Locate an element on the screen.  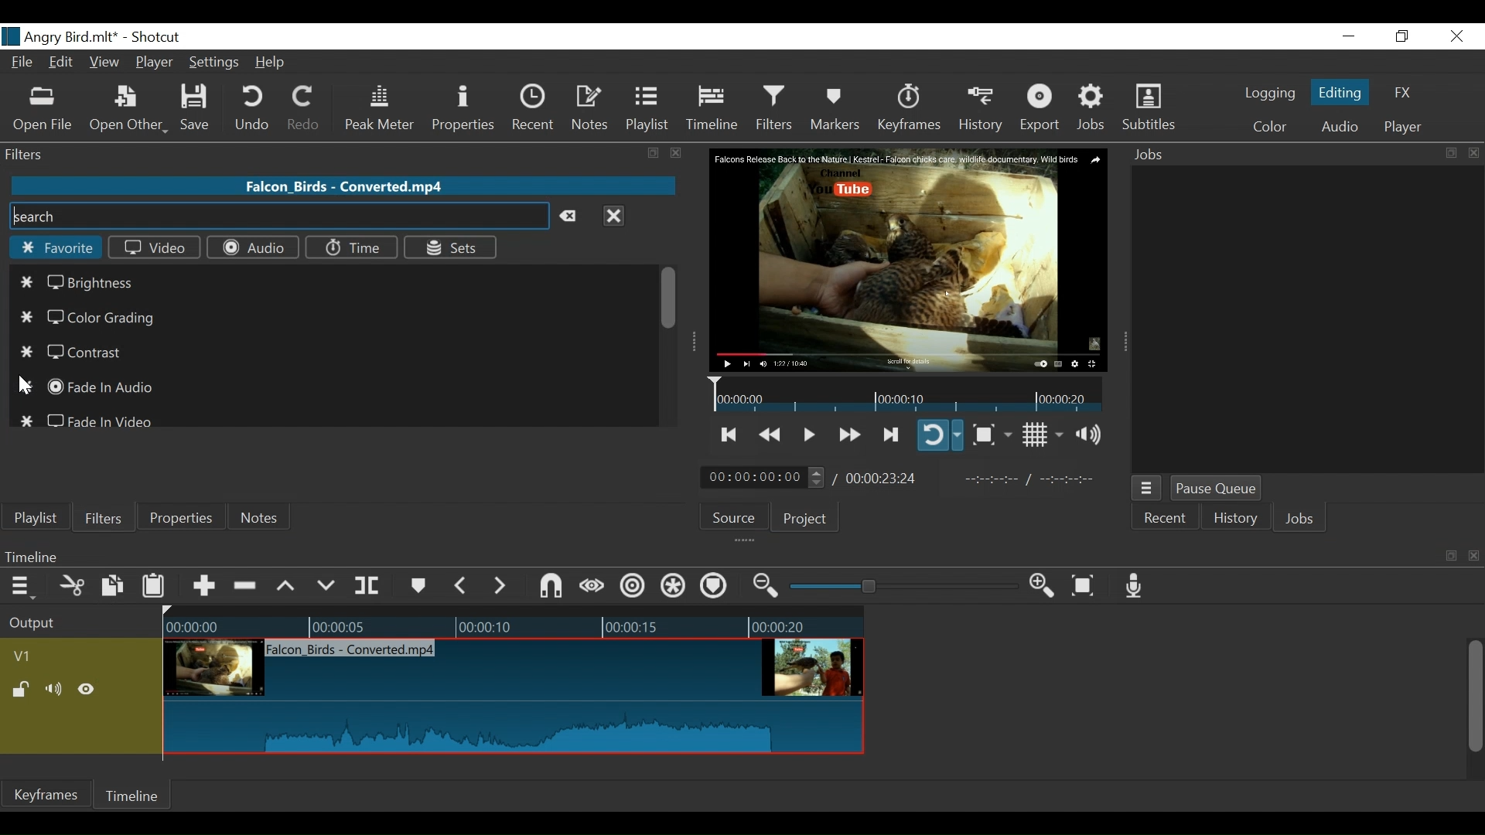
FX is located at coordinates (1401, 95).